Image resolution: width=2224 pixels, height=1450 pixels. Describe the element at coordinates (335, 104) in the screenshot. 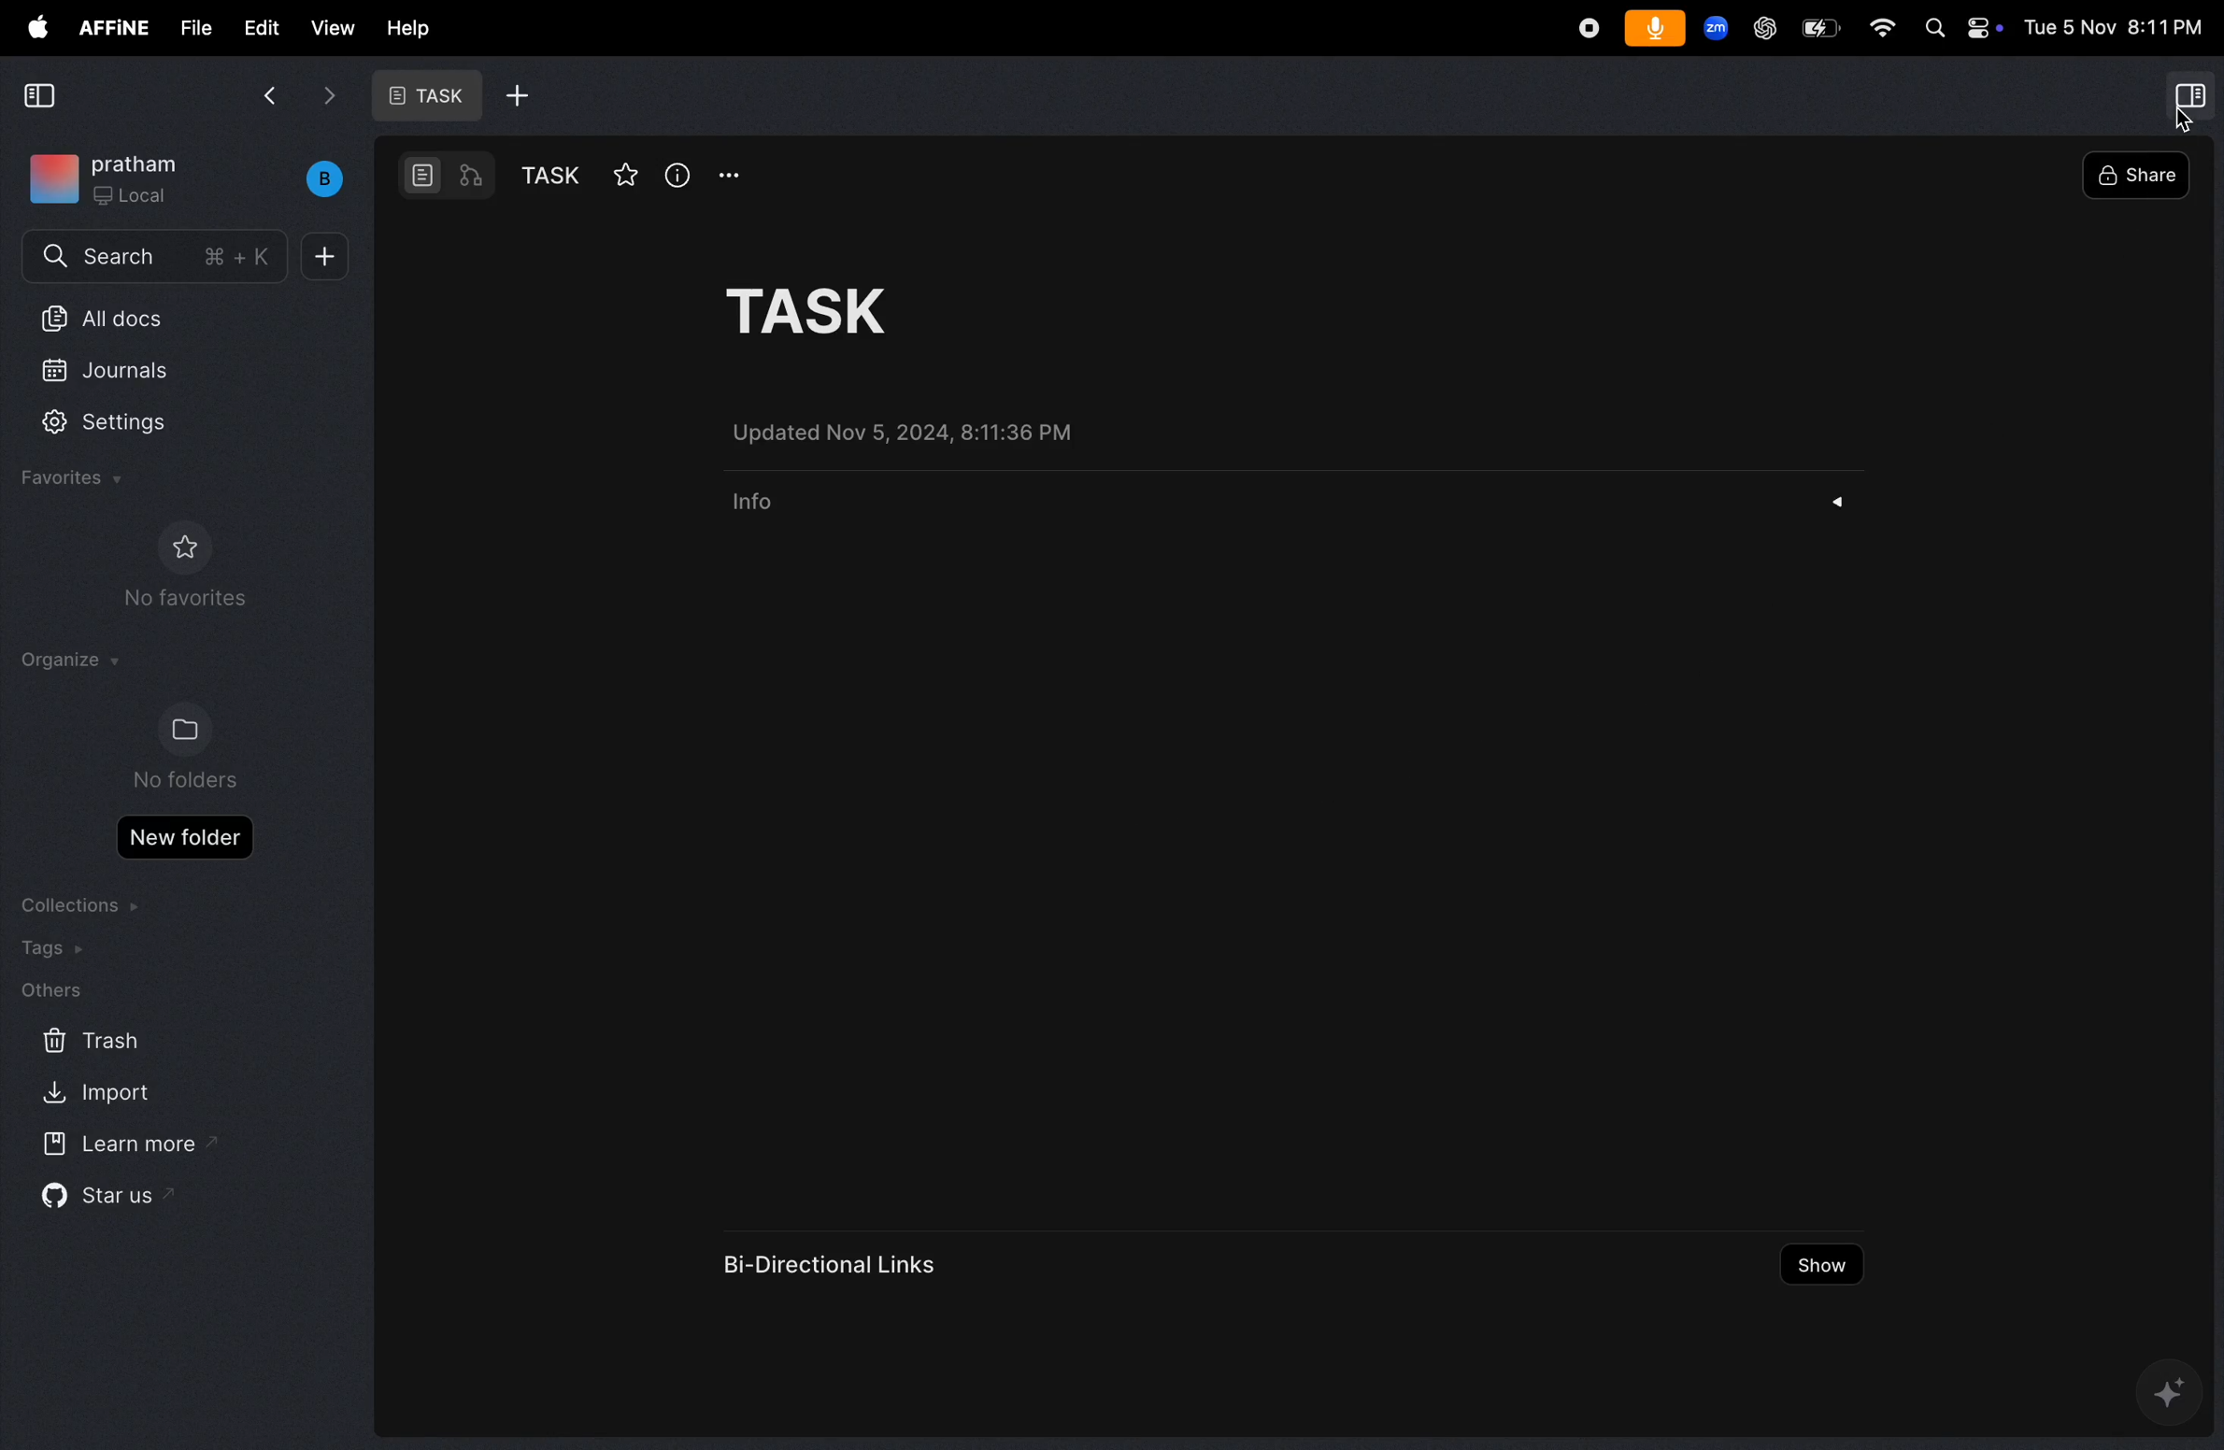

I see `next` at that location.